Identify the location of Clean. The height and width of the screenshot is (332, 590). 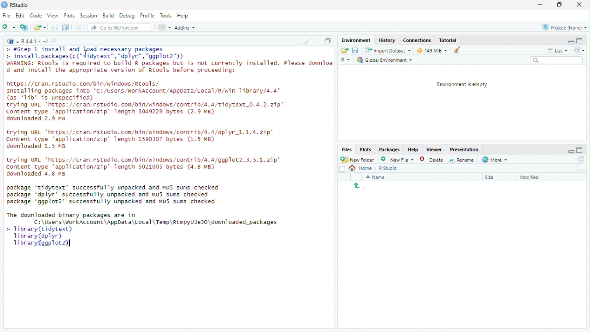
(307, 41).